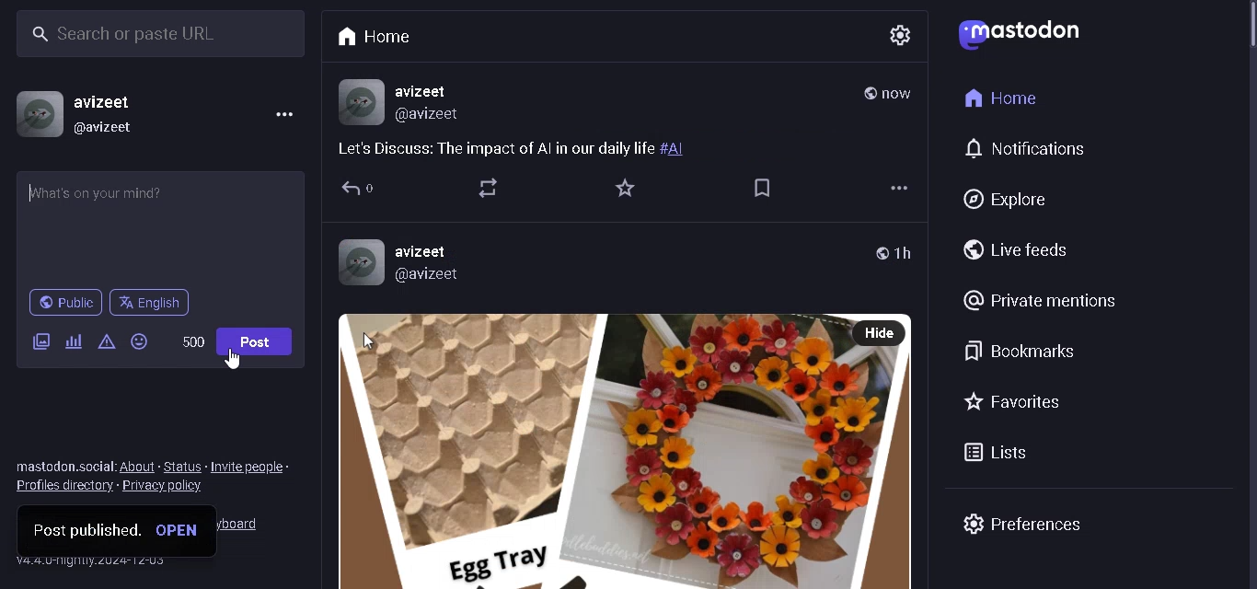 This screenshot has width=1257, height=589. Describe the element at coordinates (866, 94) in the screenshot. I see `PUBLIC POST` at that location.